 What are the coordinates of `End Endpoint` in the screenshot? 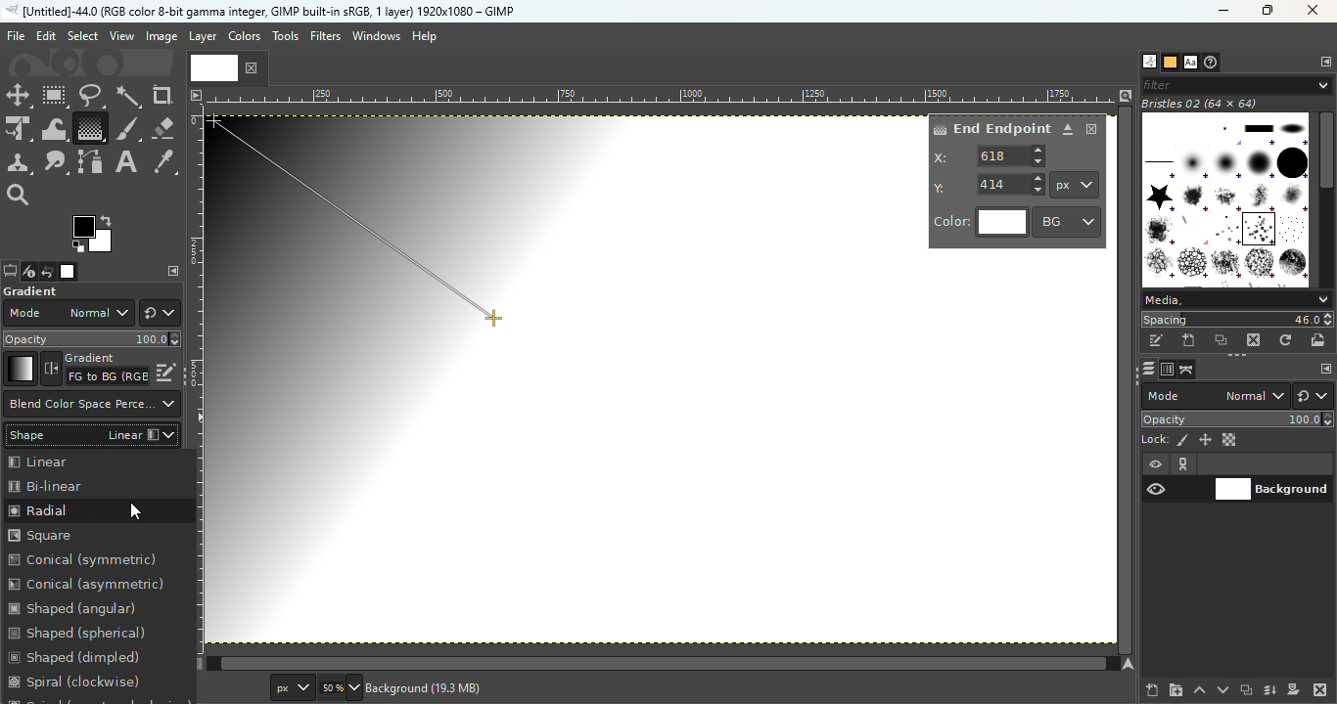 It's located at (991, 127).